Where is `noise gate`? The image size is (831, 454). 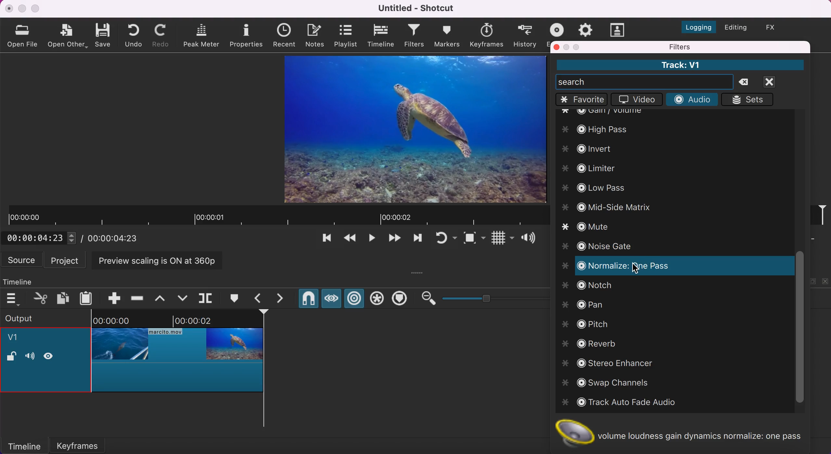 noise gate is located at coordinates (602, 247).